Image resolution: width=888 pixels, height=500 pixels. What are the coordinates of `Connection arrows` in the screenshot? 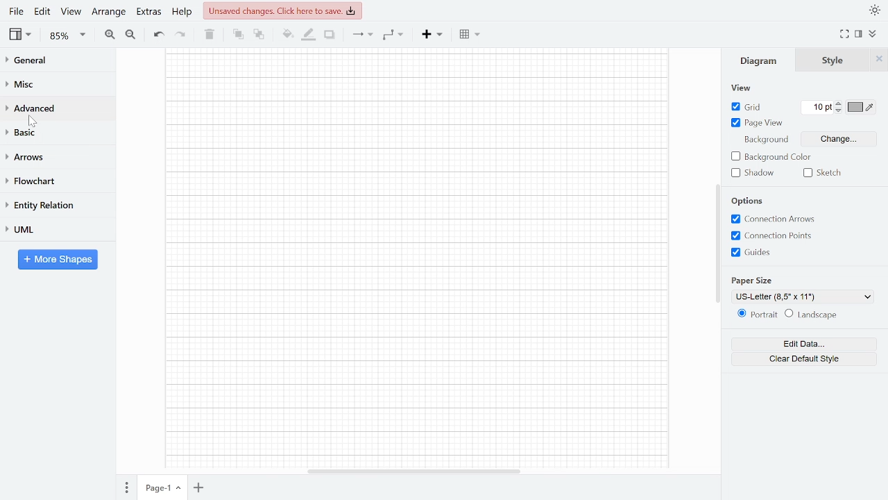 It's located at (773, 220).